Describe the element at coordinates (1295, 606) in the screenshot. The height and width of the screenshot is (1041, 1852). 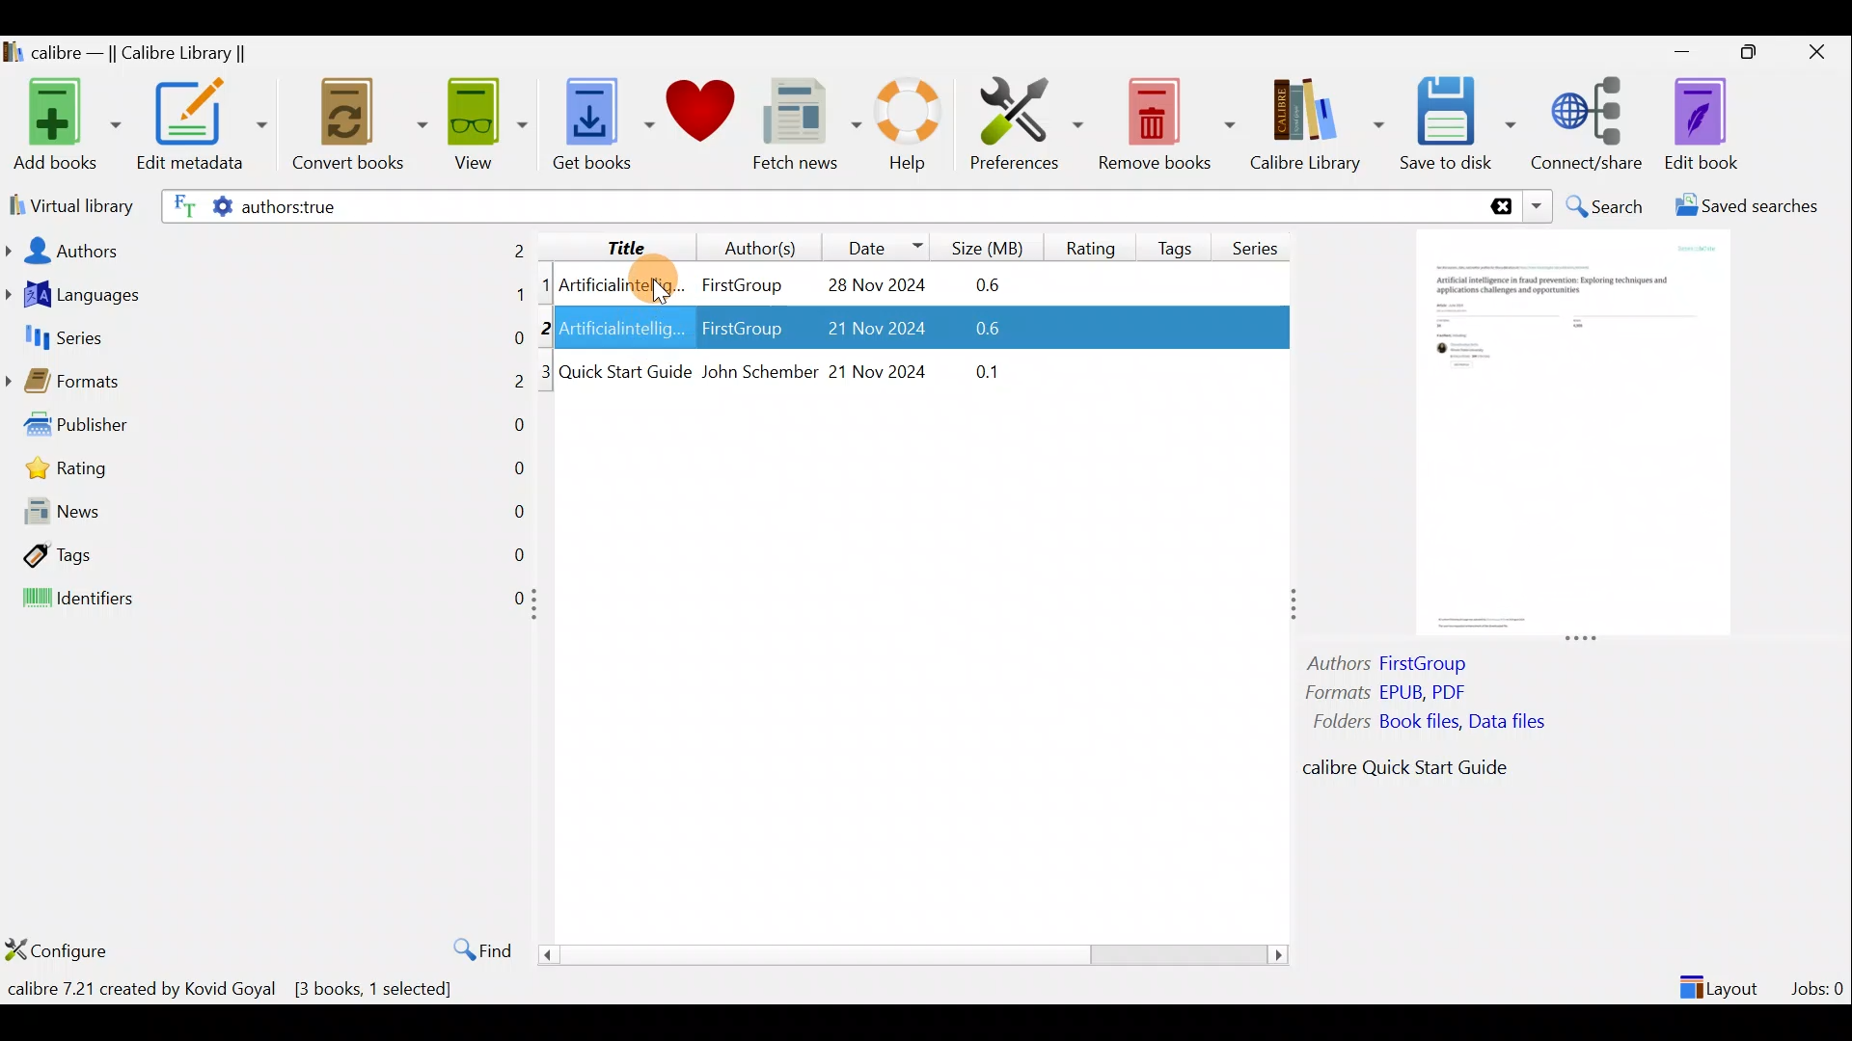
I see `Adjust column to the right` at that location.